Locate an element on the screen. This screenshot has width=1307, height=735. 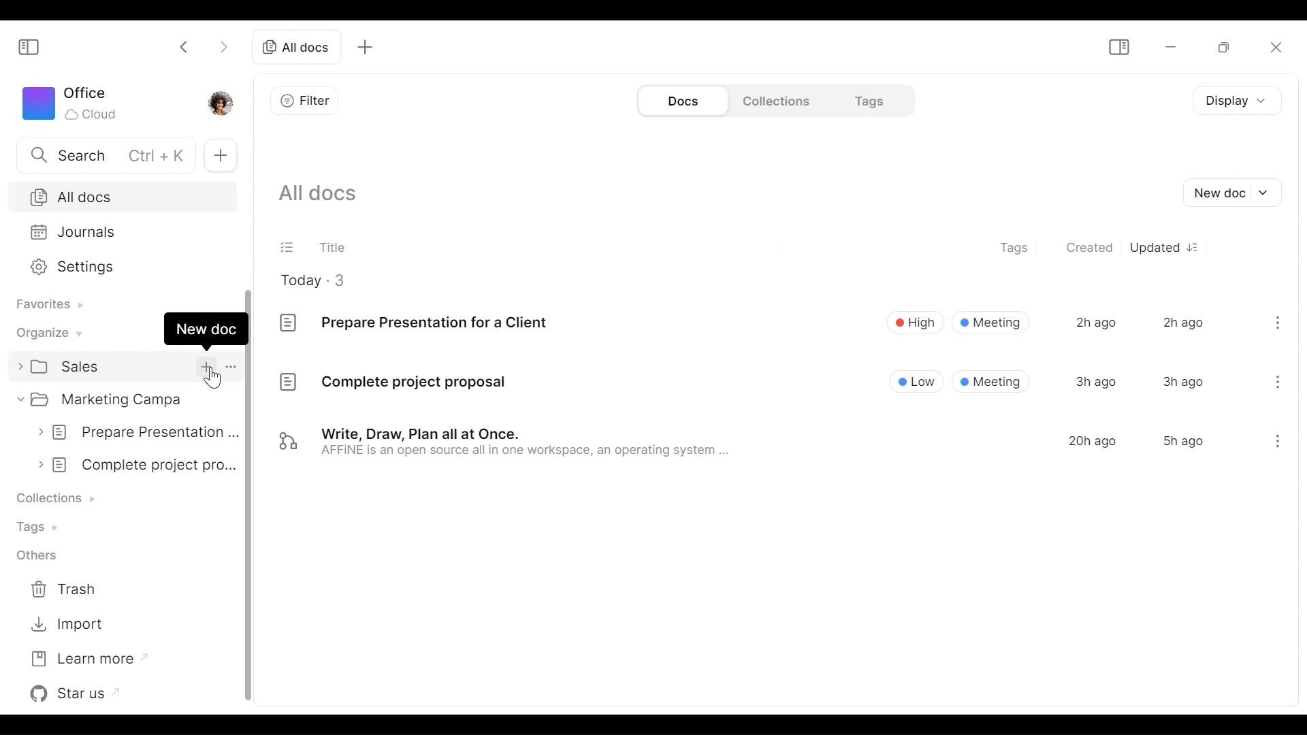
prepare presentation is located at coordinates (140, 431).